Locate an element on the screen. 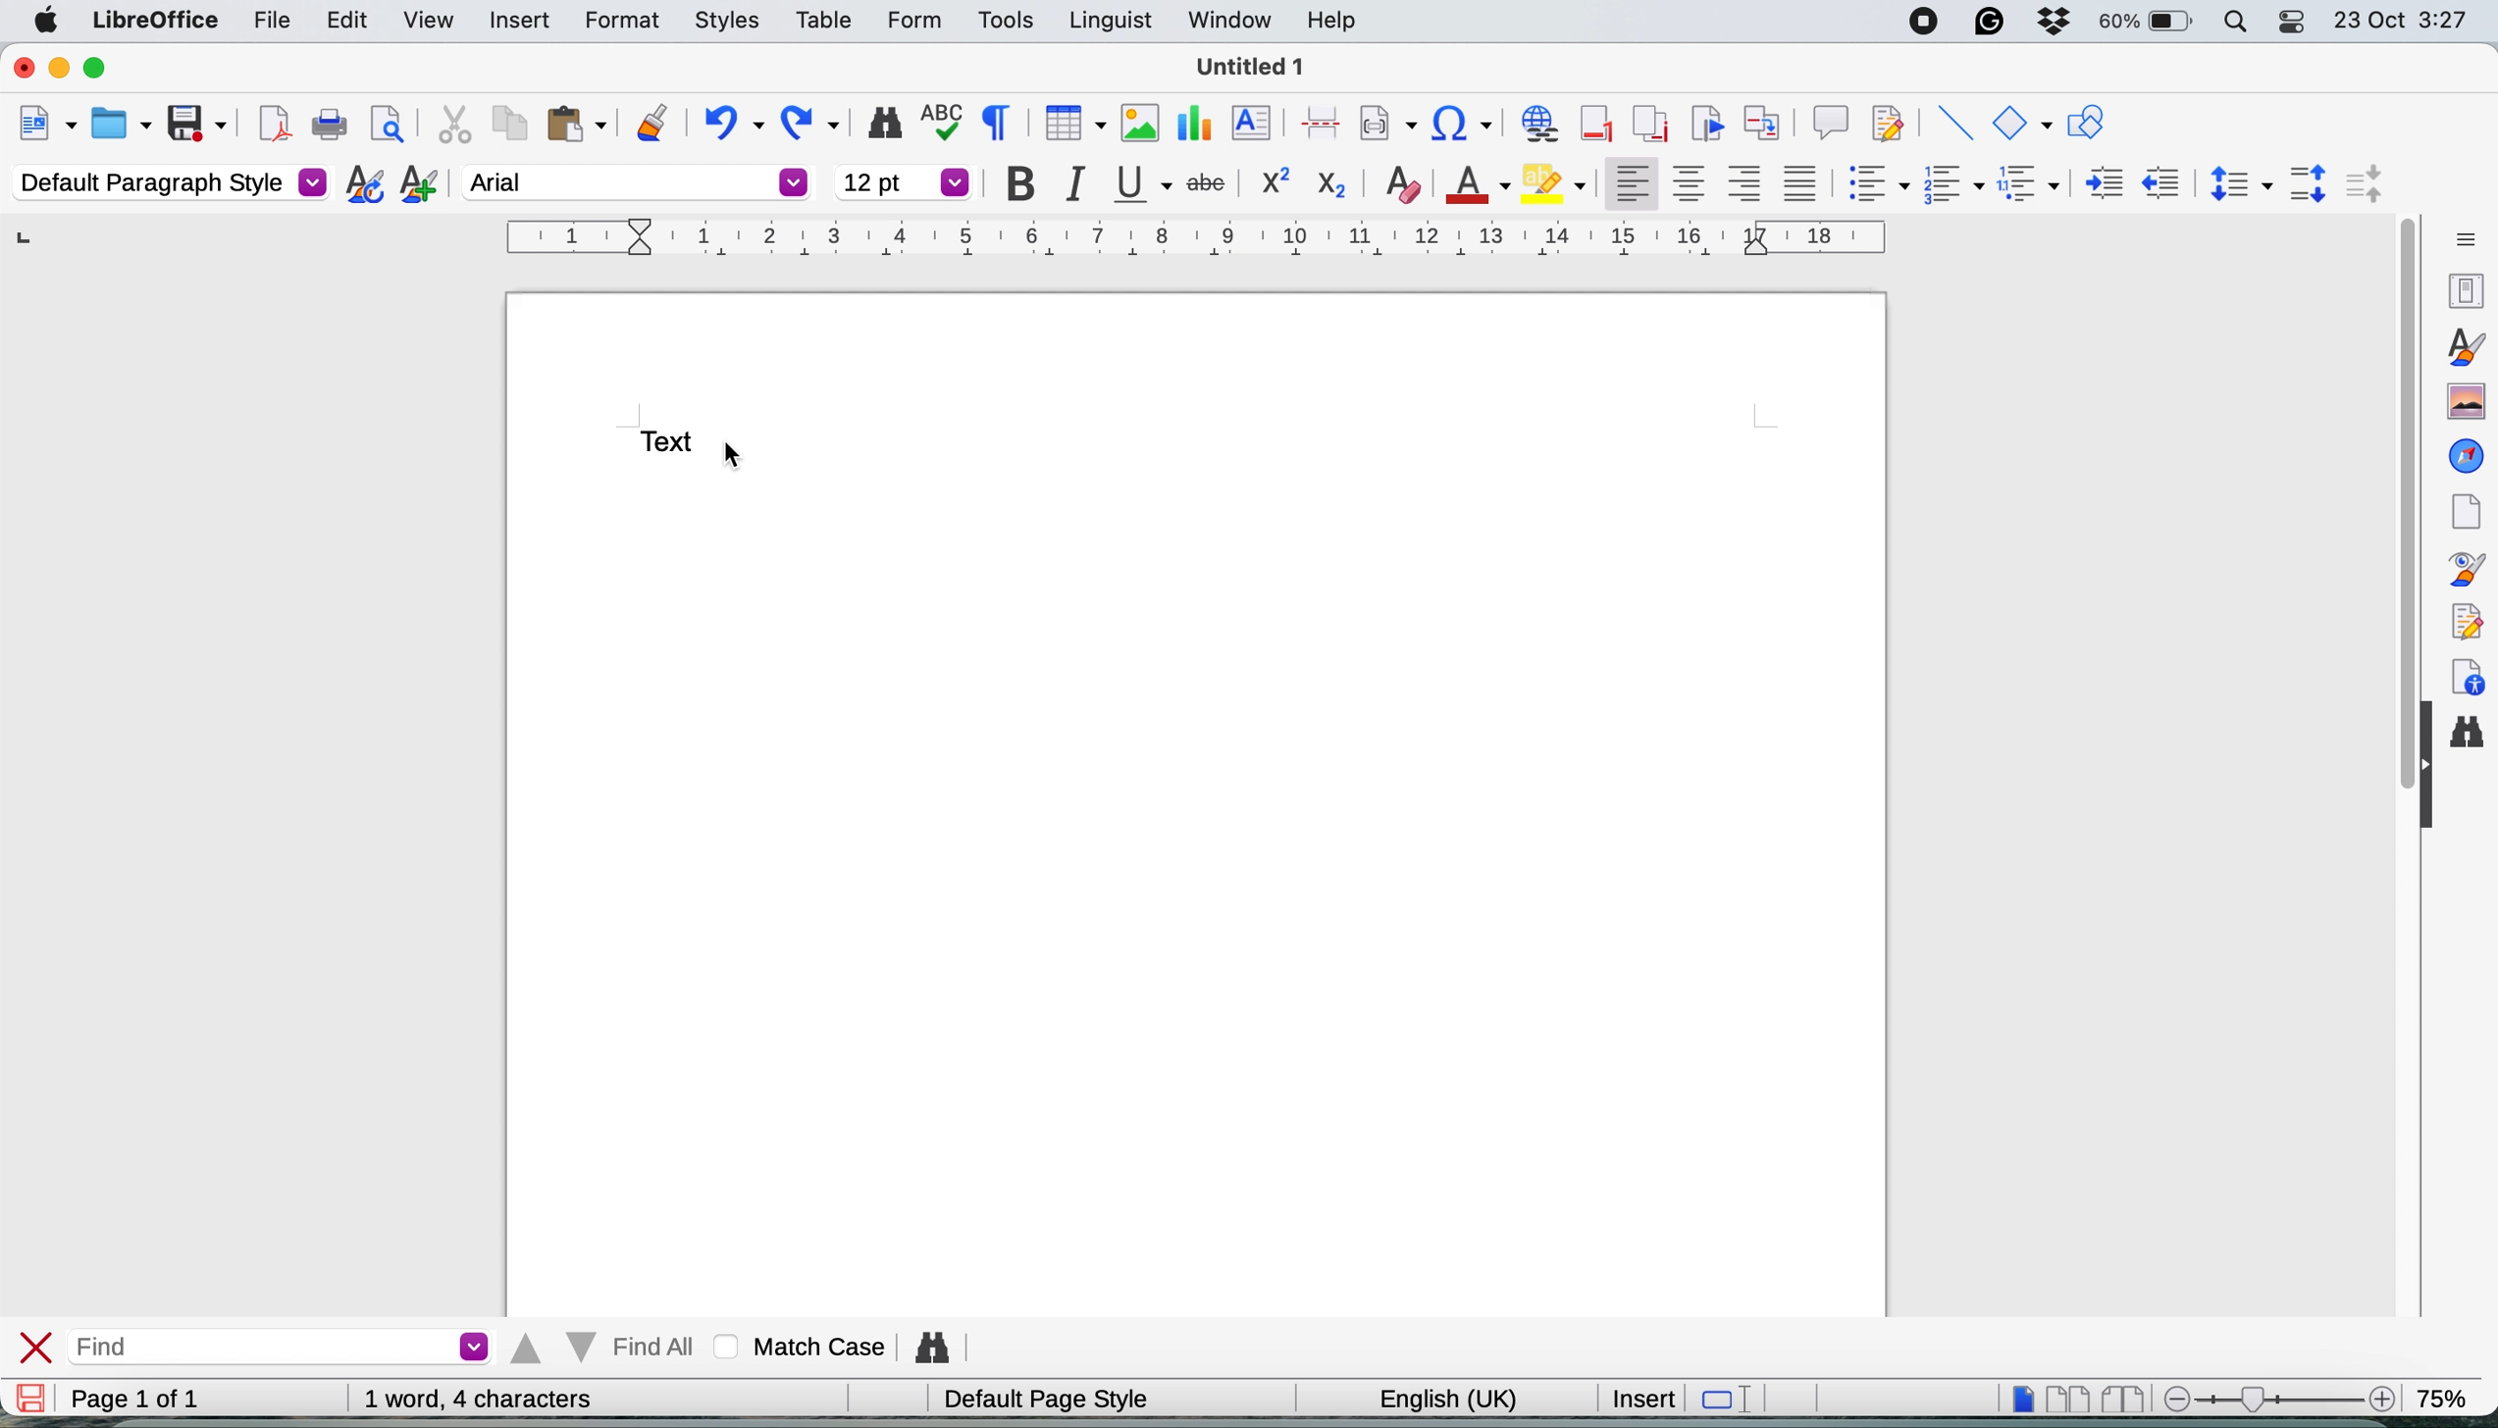 The height and width of the screenshot is (1428, 2498). show draw function is located at coordinates (2085, 124).